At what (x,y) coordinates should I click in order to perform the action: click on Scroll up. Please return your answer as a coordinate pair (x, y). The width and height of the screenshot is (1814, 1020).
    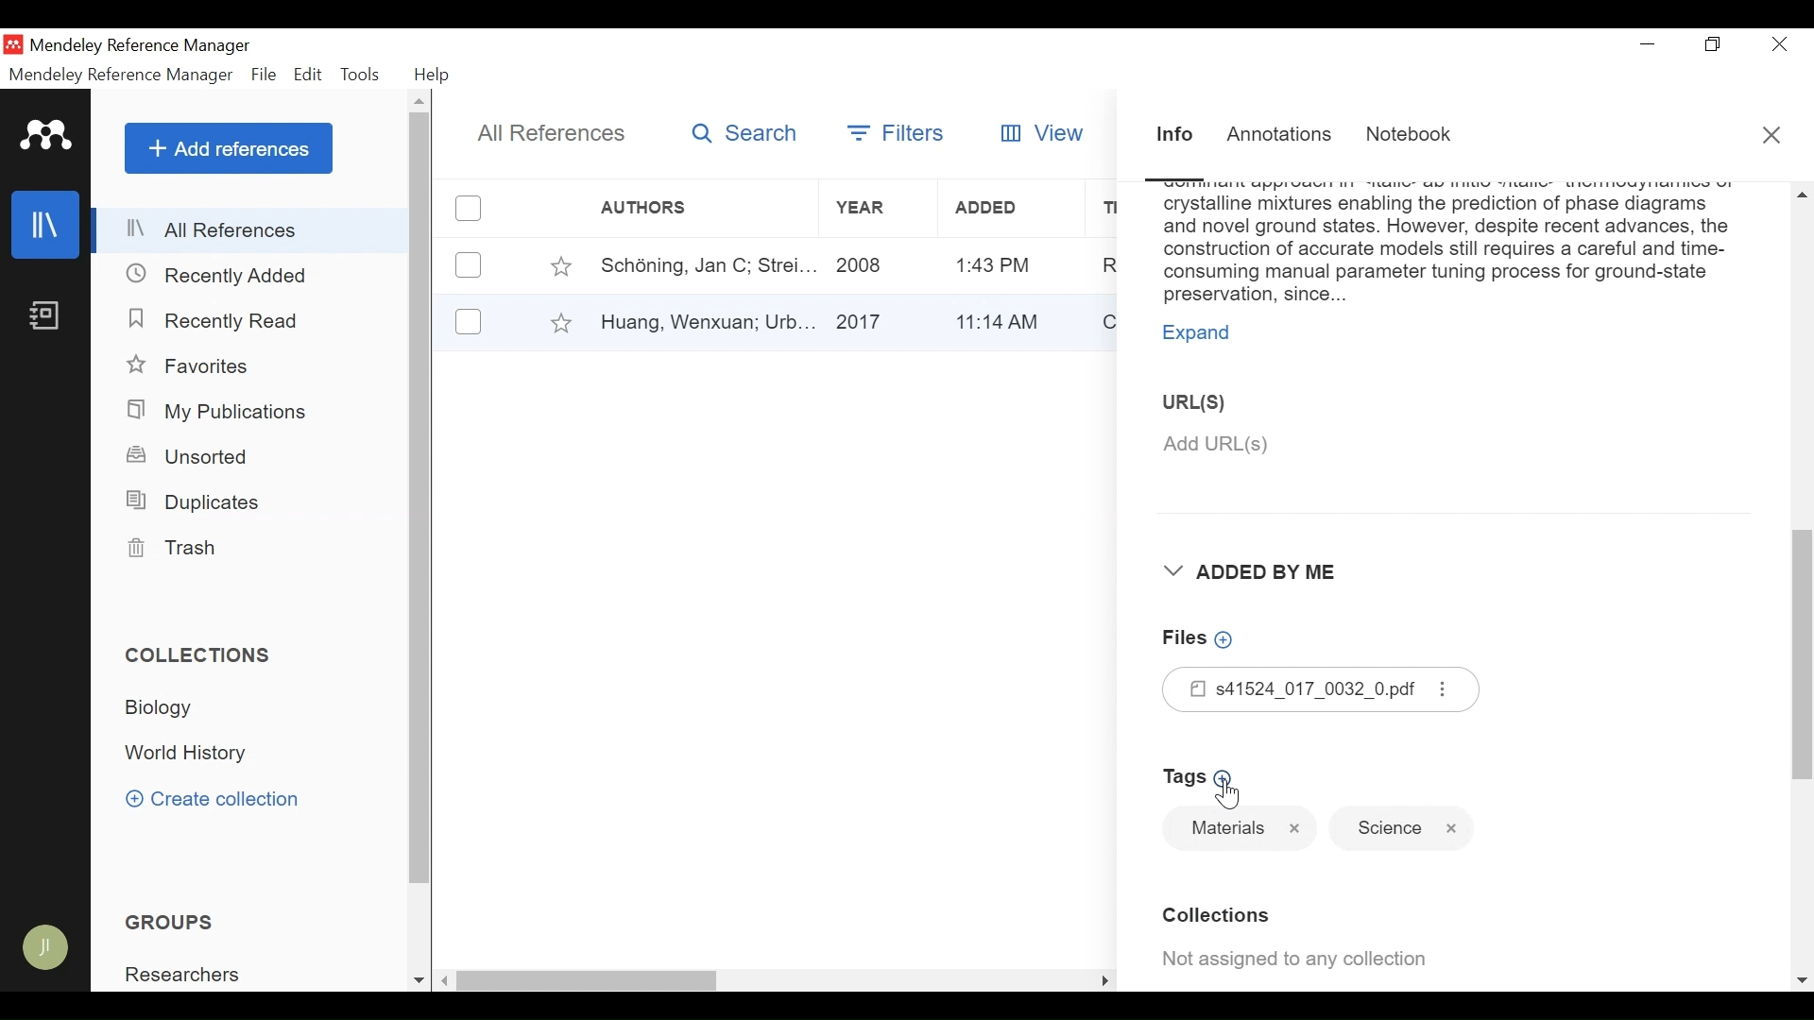
    Looking at the image, I should click on (420, 100).